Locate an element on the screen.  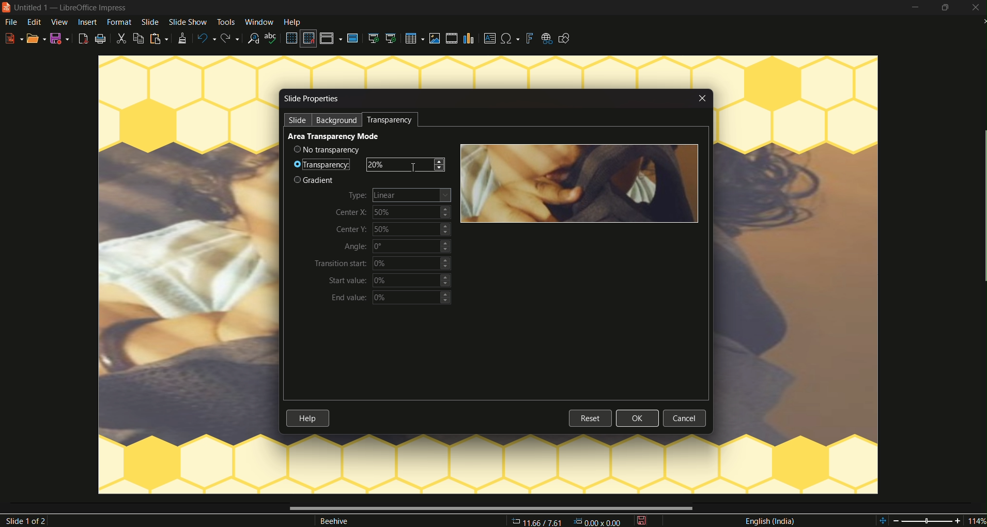
transparency is located at coordinates (325, 164).